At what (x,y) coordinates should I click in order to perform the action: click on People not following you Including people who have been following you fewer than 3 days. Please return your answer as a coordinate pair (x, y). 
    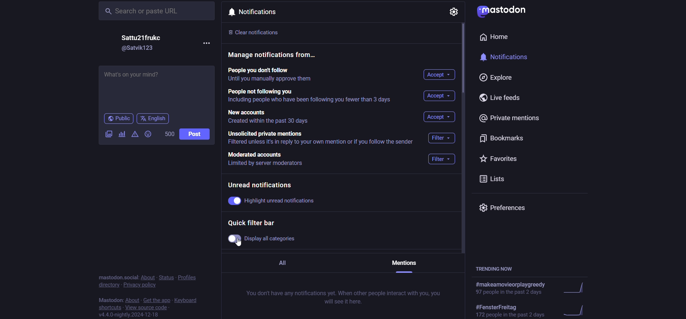
    Looking at the image, I should click on (312, 97).